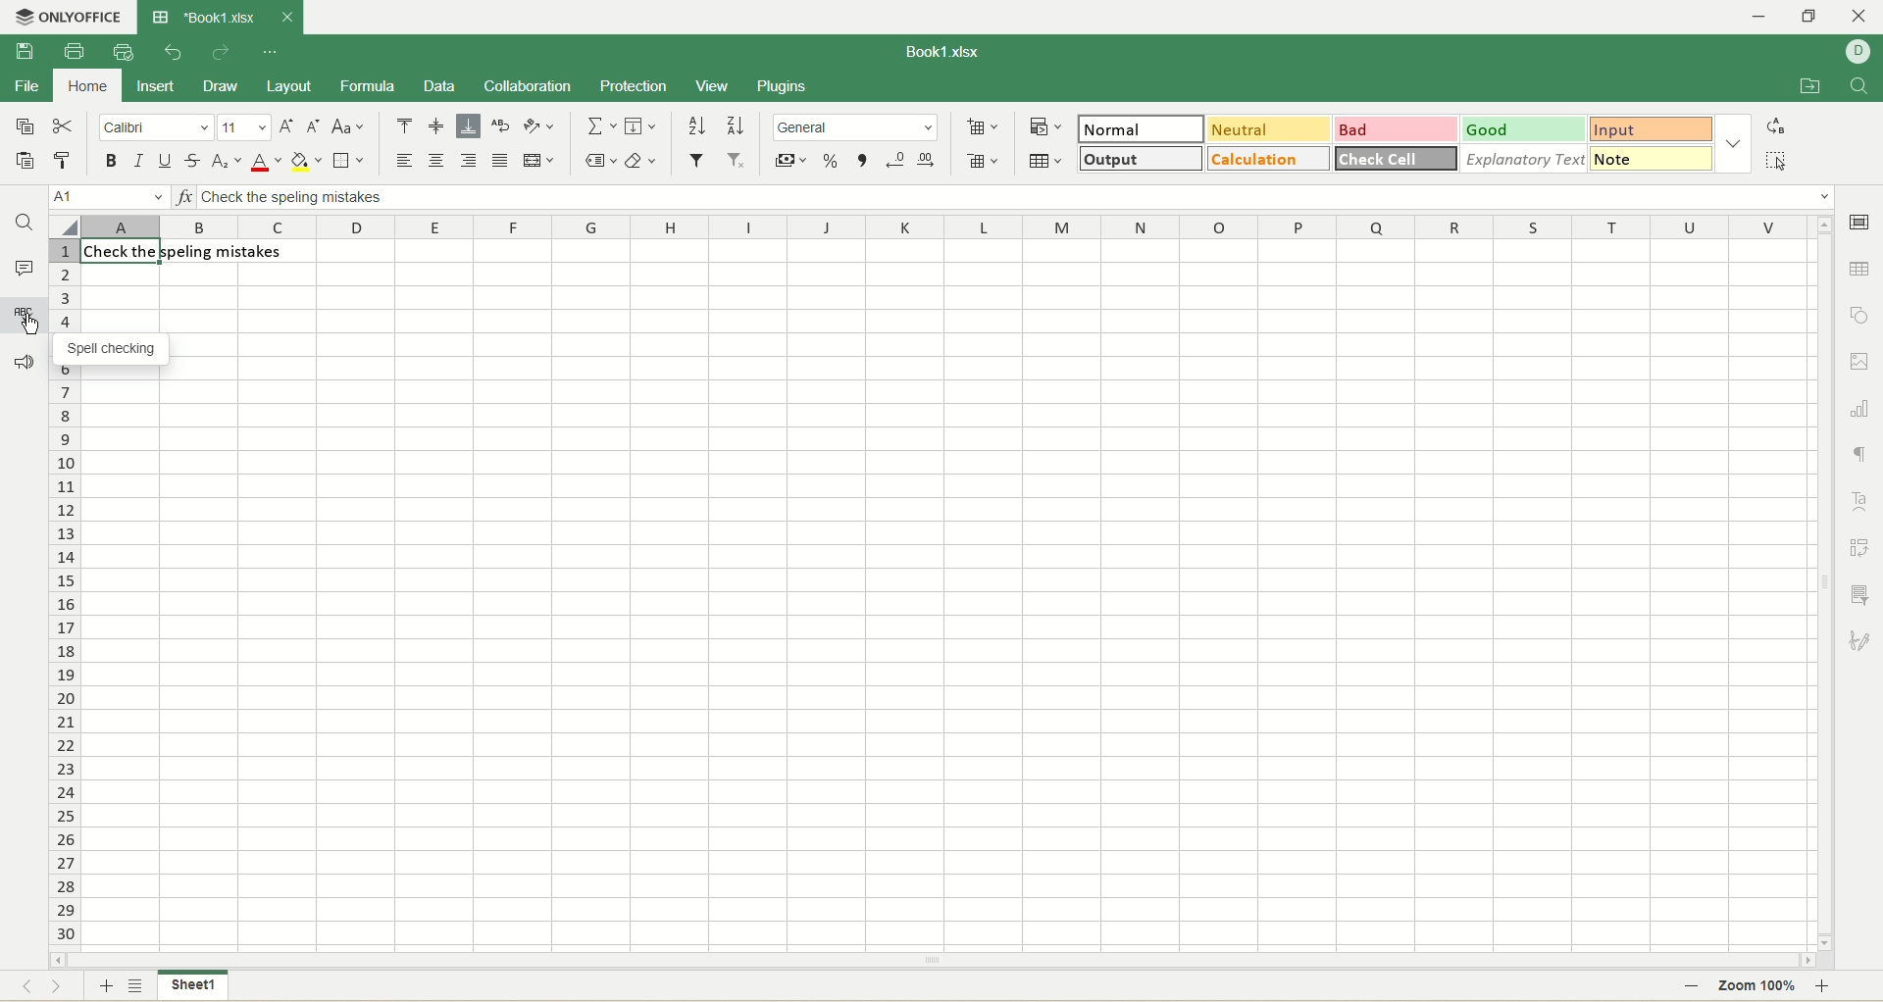 The width and height of the screenshot is (1883, 1002). I want to click on protection, so click(632, 87).